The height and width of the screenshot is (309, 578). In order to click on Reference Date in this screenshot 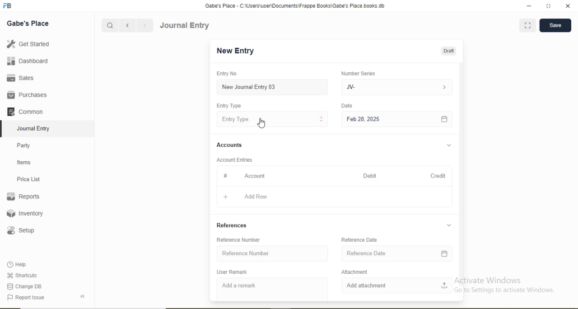, I will do `click(359, 240)`.